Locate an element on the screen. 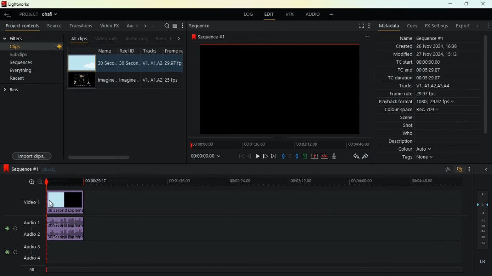 The image size is (492, 276). name is located at coordinates (421, 38).